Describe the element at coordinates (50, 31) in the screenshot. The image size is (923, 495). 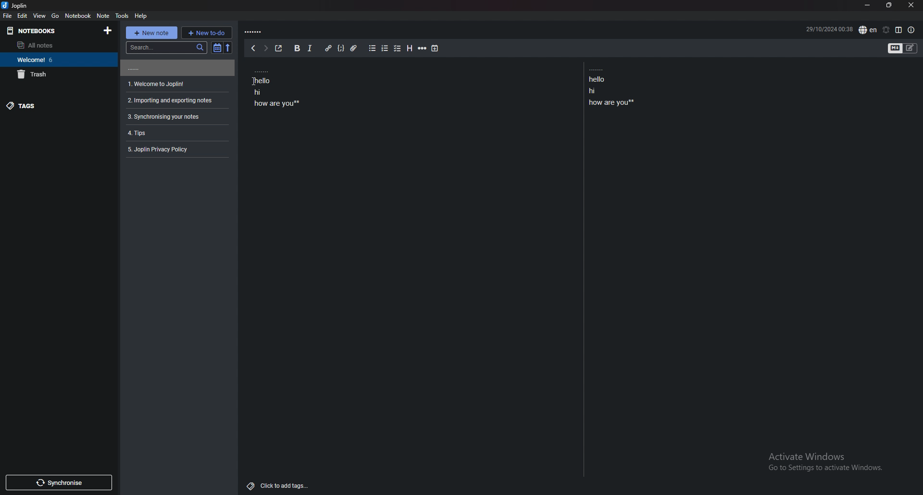
I see `notebooks` at that location.